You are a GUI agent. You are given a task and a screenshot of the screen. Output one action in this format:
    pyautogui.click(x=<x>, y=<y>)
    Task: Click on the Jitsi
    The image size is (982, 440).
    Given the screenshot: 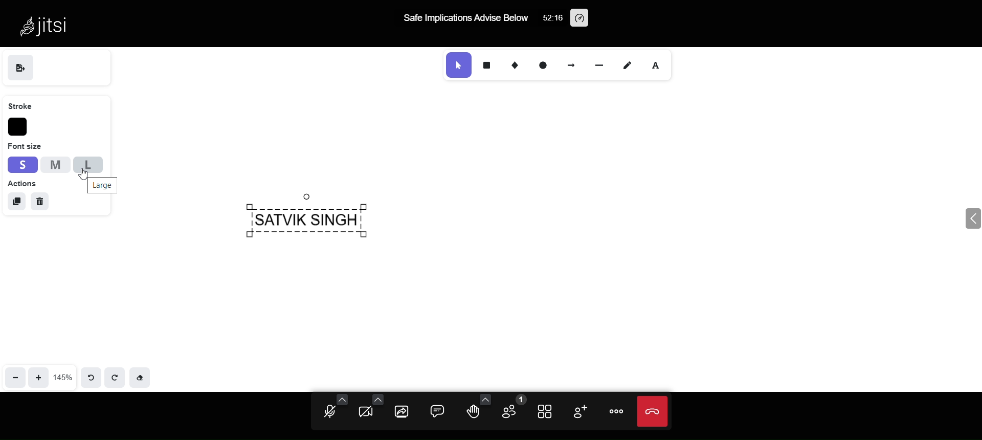 What is the action you would take?
    pyautogui.click(x=50, y=25)
    